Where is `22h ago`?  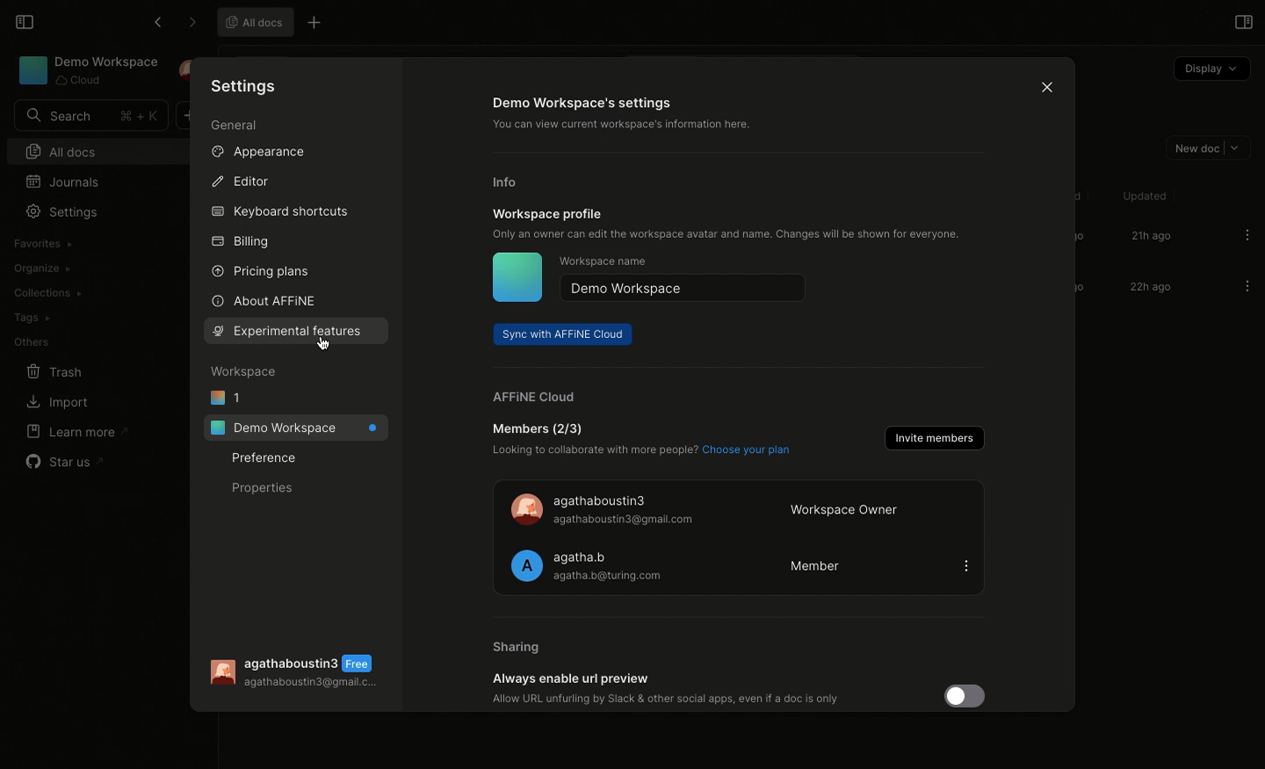
22h ago is located at coordinates (1148, 289).